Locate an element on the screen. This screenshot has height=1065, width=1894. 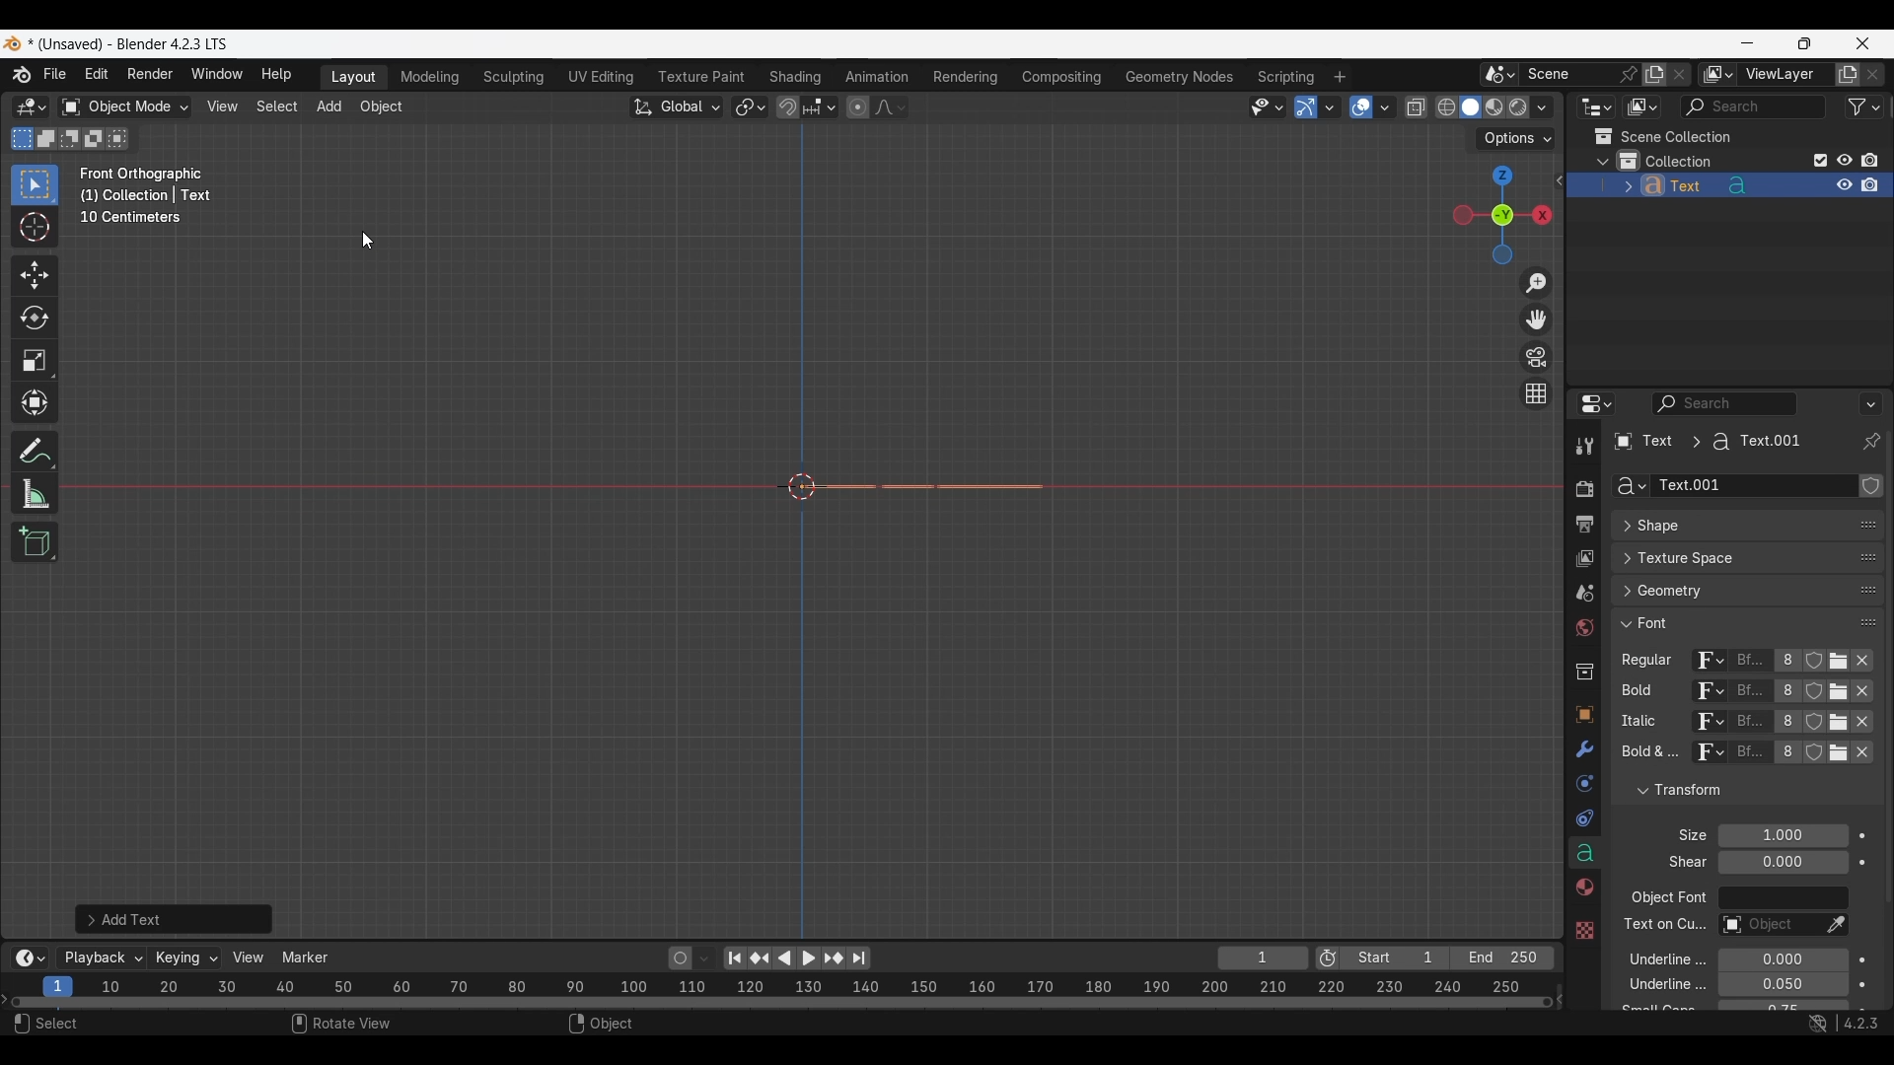
Frame description changed is located at coordinates (146, 195).